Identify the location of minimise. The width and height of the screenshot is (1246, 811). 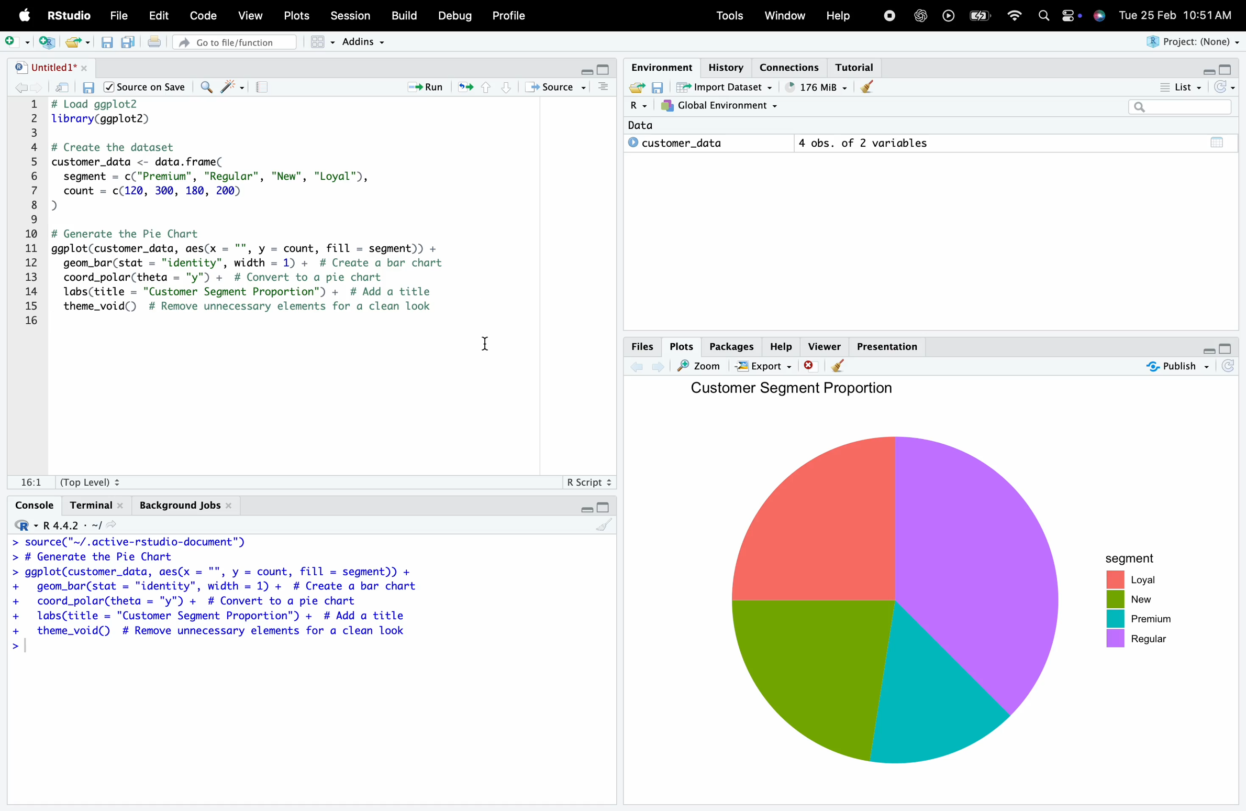
(1205, 72).